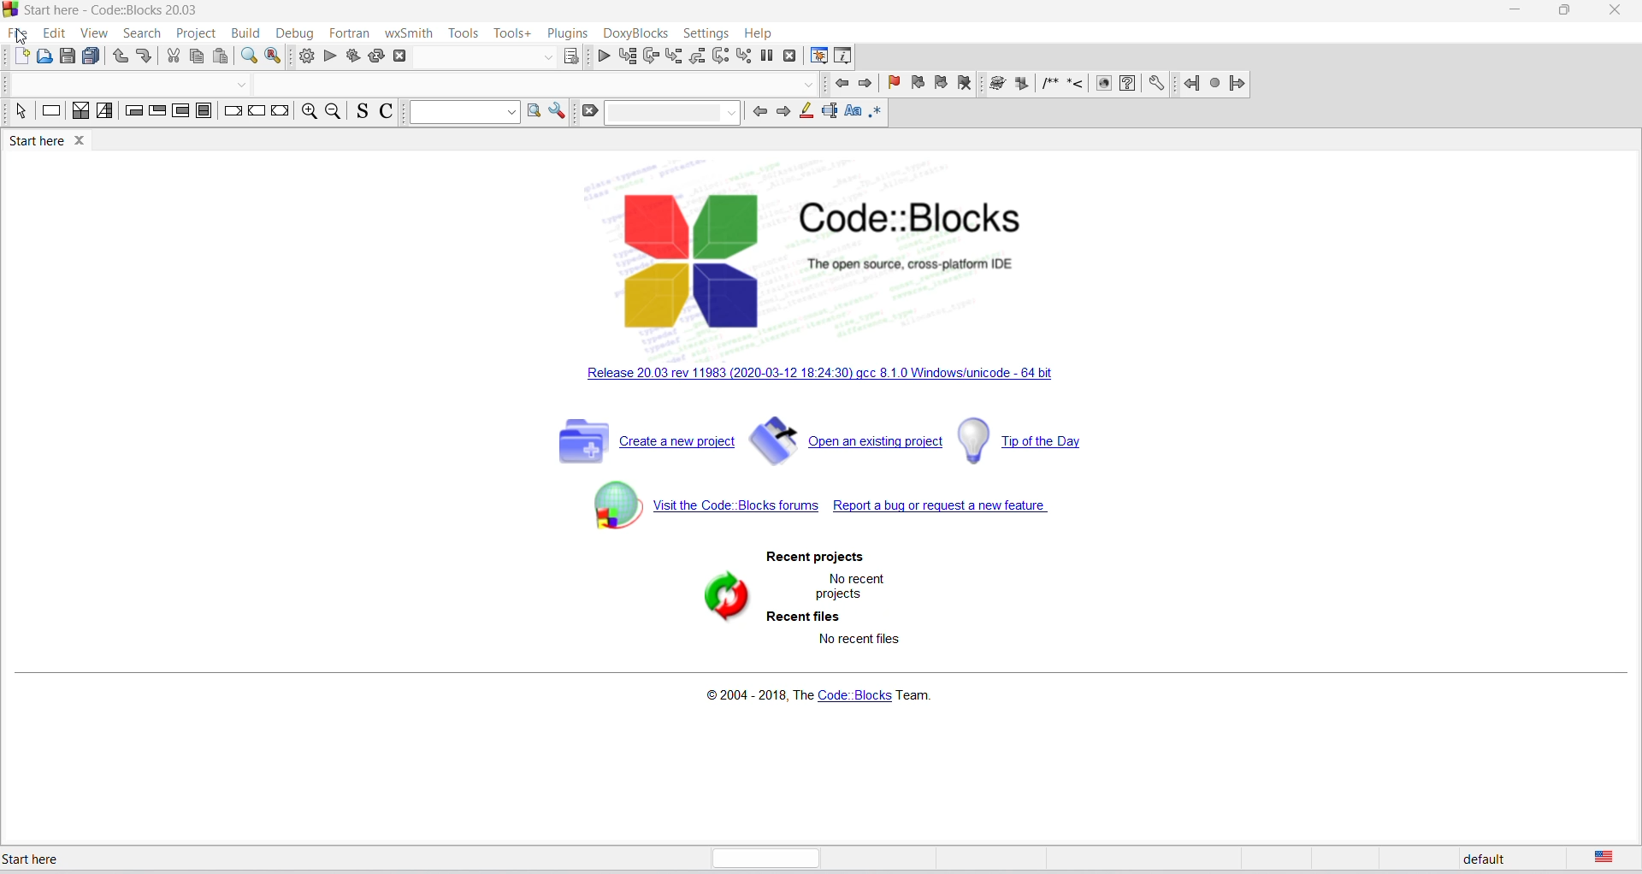 This screenshot has width=1642, height=874. What do you see at coordinates (865, 644) in the screenshot?
I see `no recent files` at bounding box center [865, 644].